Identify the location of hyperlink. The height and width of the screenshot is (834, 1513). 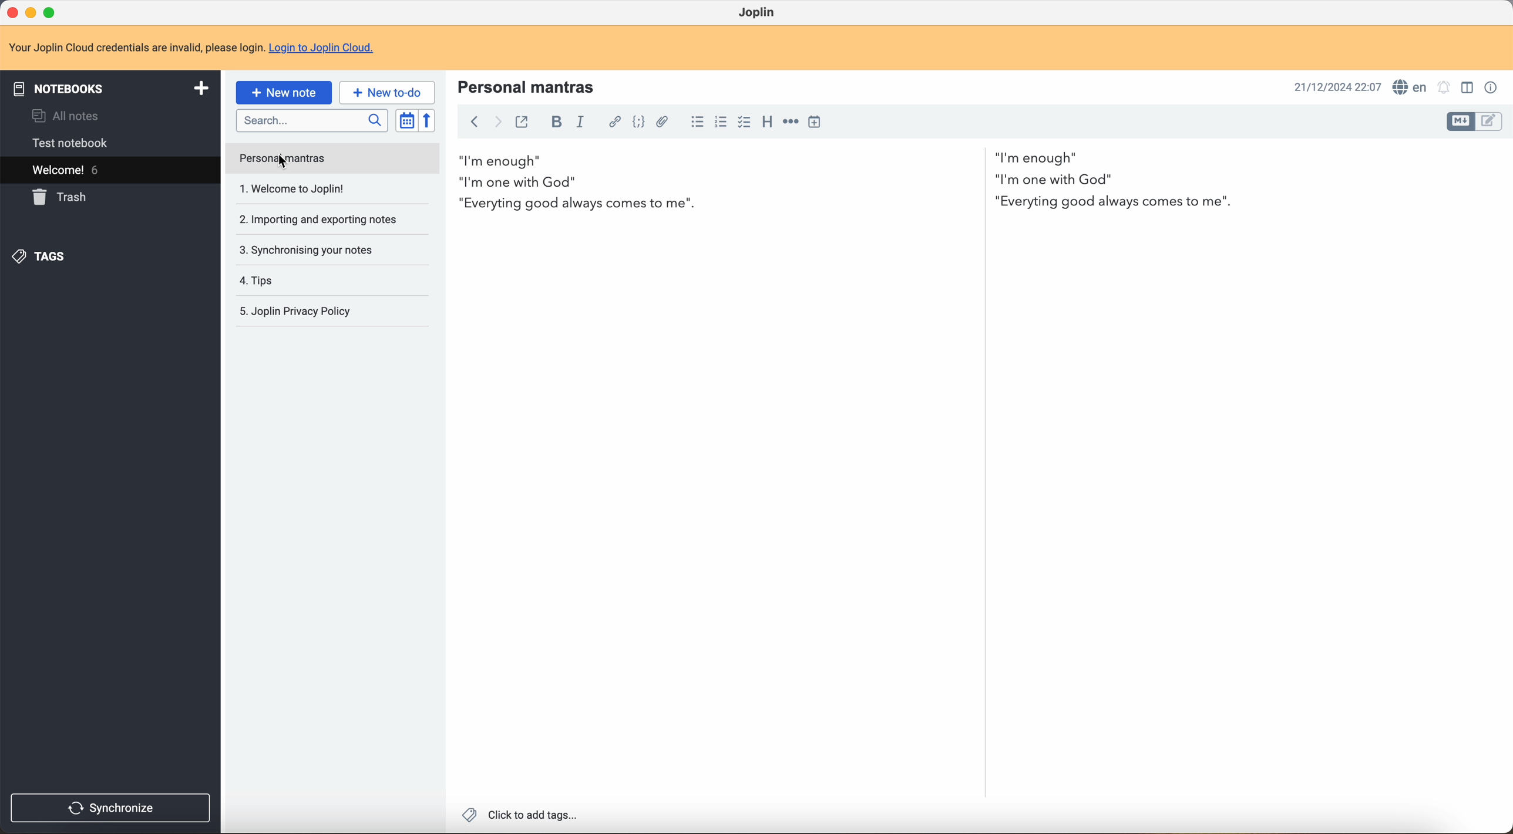
(613, 122).